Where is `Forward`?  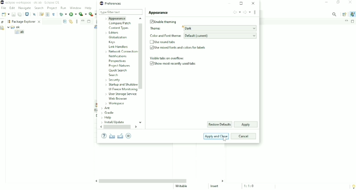
Forward is located at coordinates (246, 12).